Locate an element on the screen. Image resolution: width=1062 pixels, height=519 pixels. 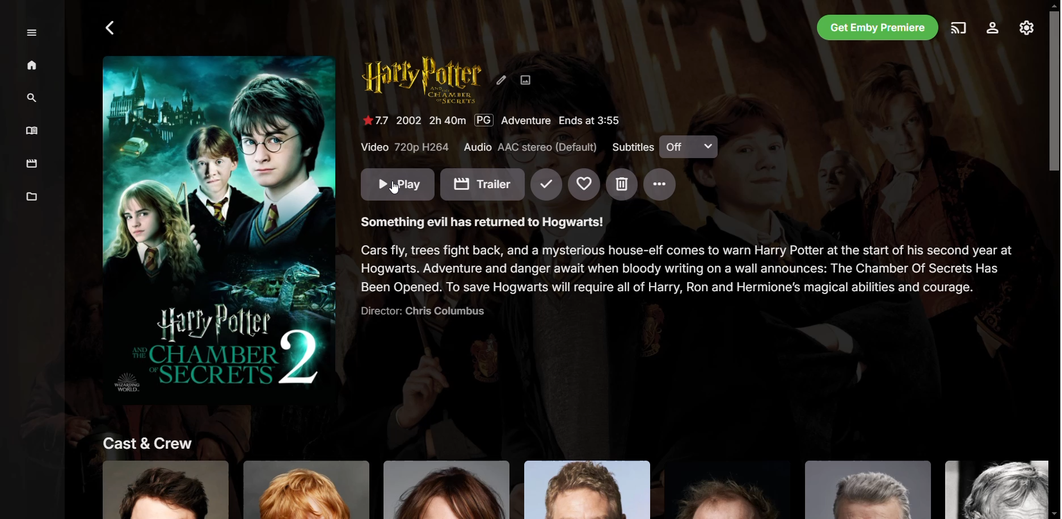
Mark Played is located at coordinates (547, 185).